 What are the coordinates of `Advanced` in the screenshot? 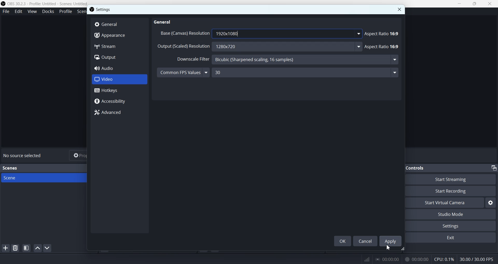 It's located at (120, 112).